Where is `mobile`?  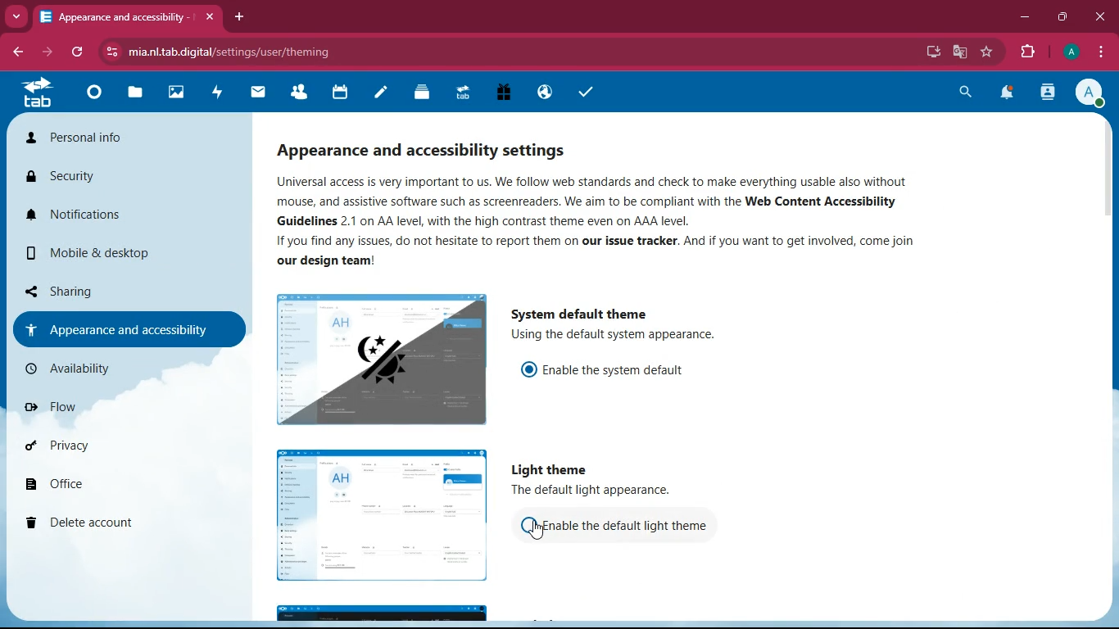 mobile is located at coordinates (134, 256).